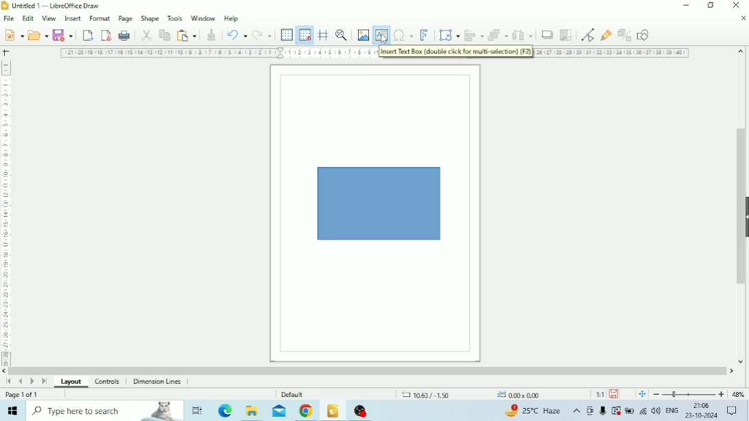  I want to click on Display Grid, so click(287, 35).